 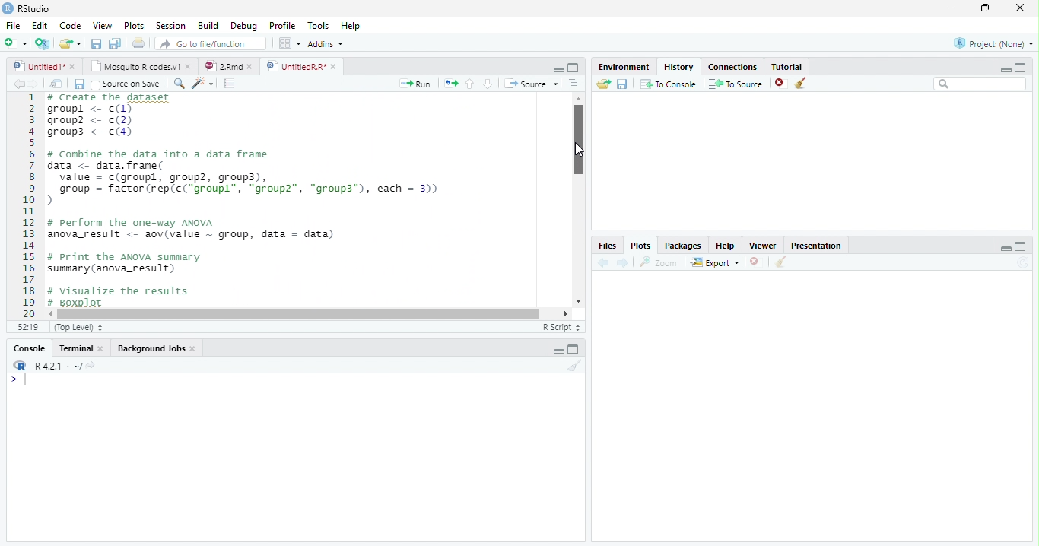 What do you see at coordinates (326, 45) in the screenshot?
I see `Addins` at bounding box center [326, 45].